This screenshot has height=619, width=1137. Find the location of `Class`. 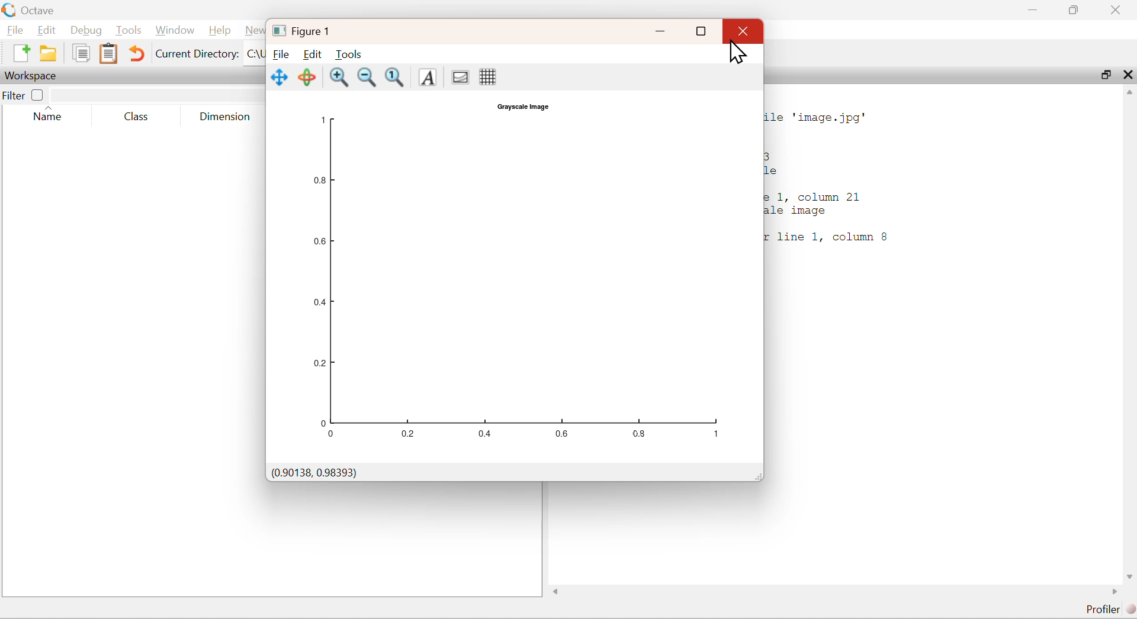

Class is located at coordinates (136, 115).